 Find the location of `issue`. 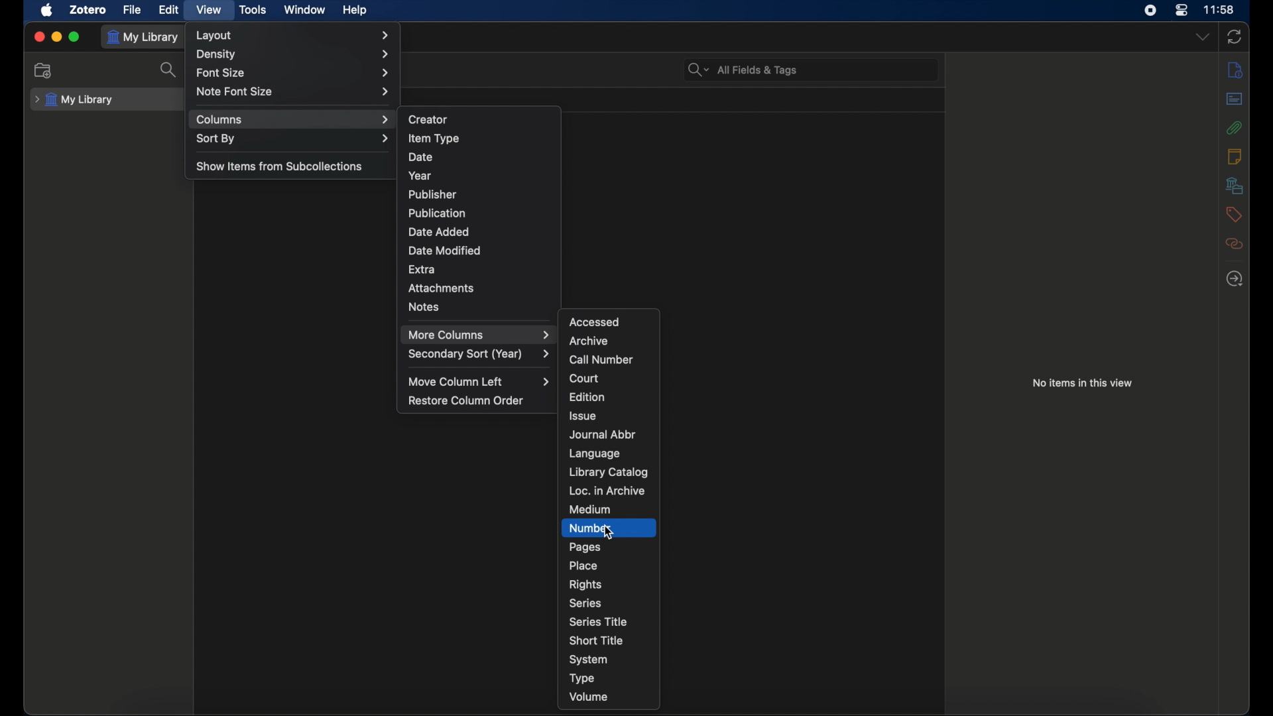

issue is located at coordinates (583, 416).